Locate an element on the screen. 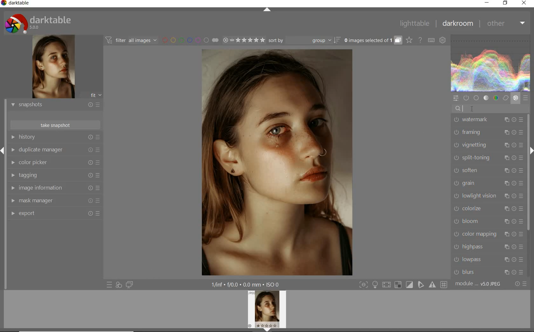  image preview is located at coordinates (52, 67).